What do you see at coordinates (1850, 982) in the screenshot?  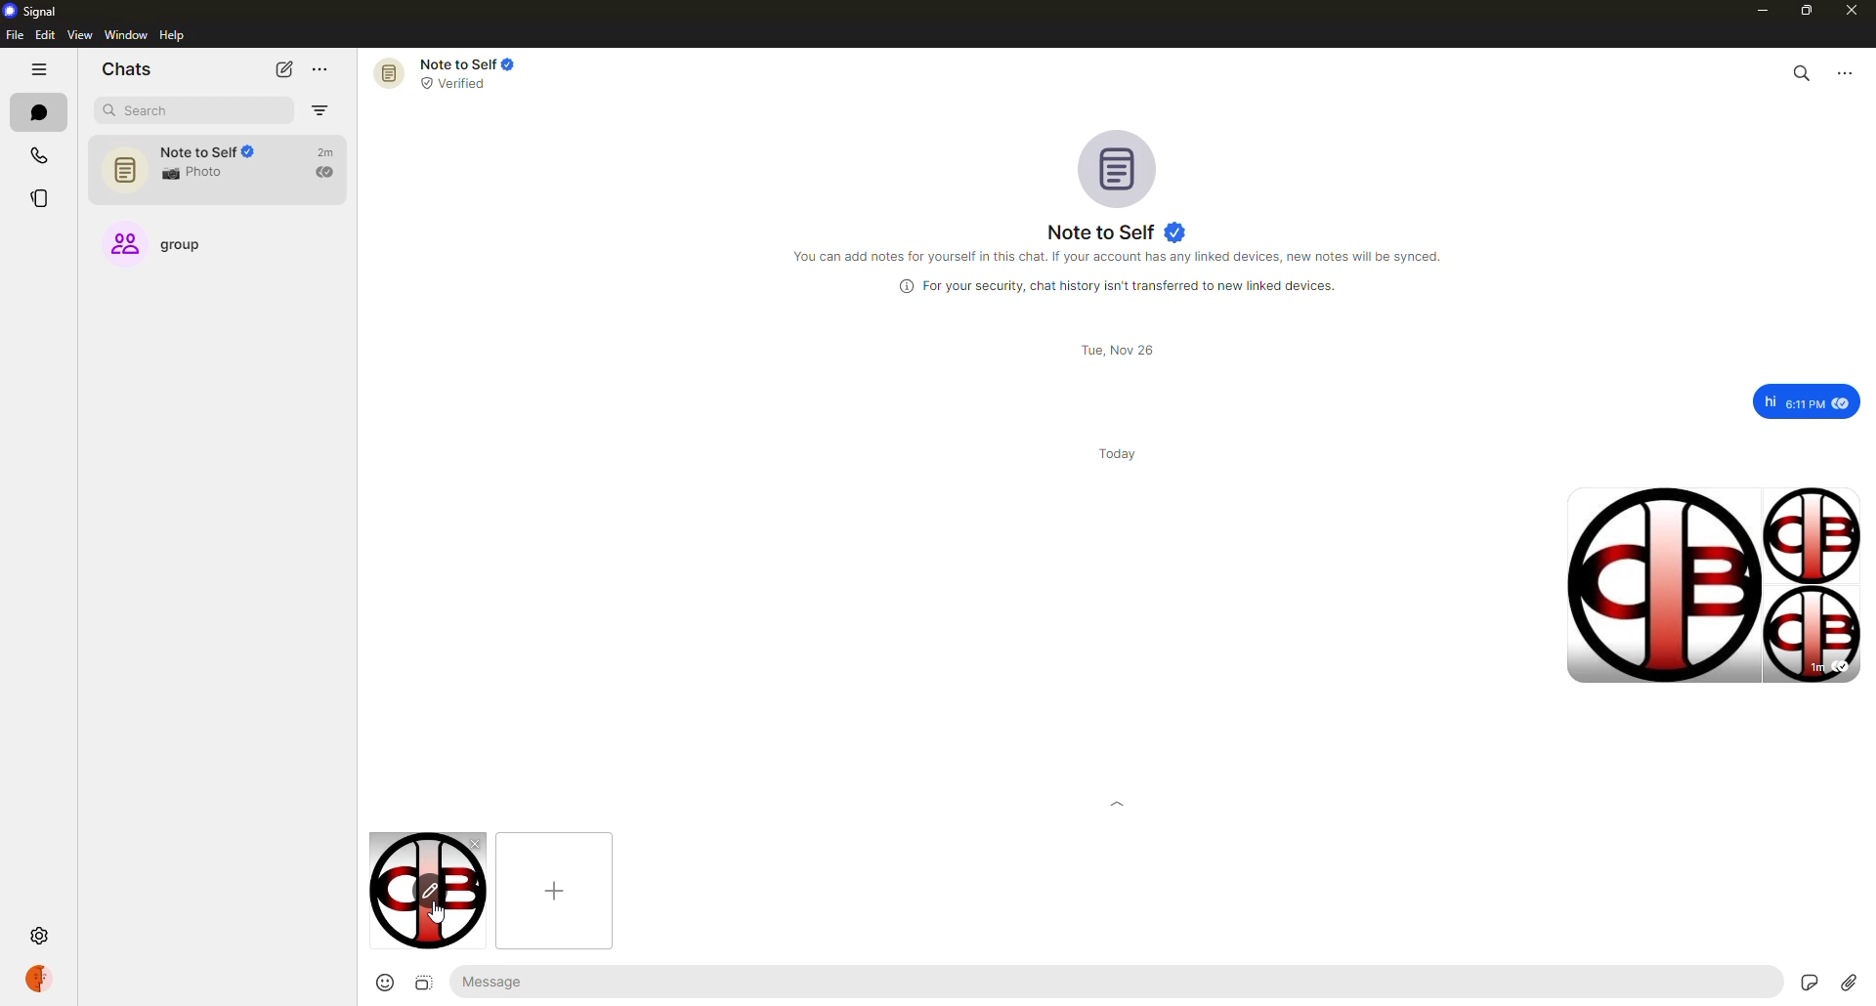 I see `attach` at bounding box center [1850, 982].